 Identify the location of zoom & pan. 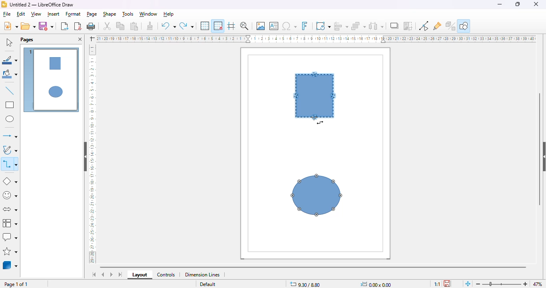
(244, 26).